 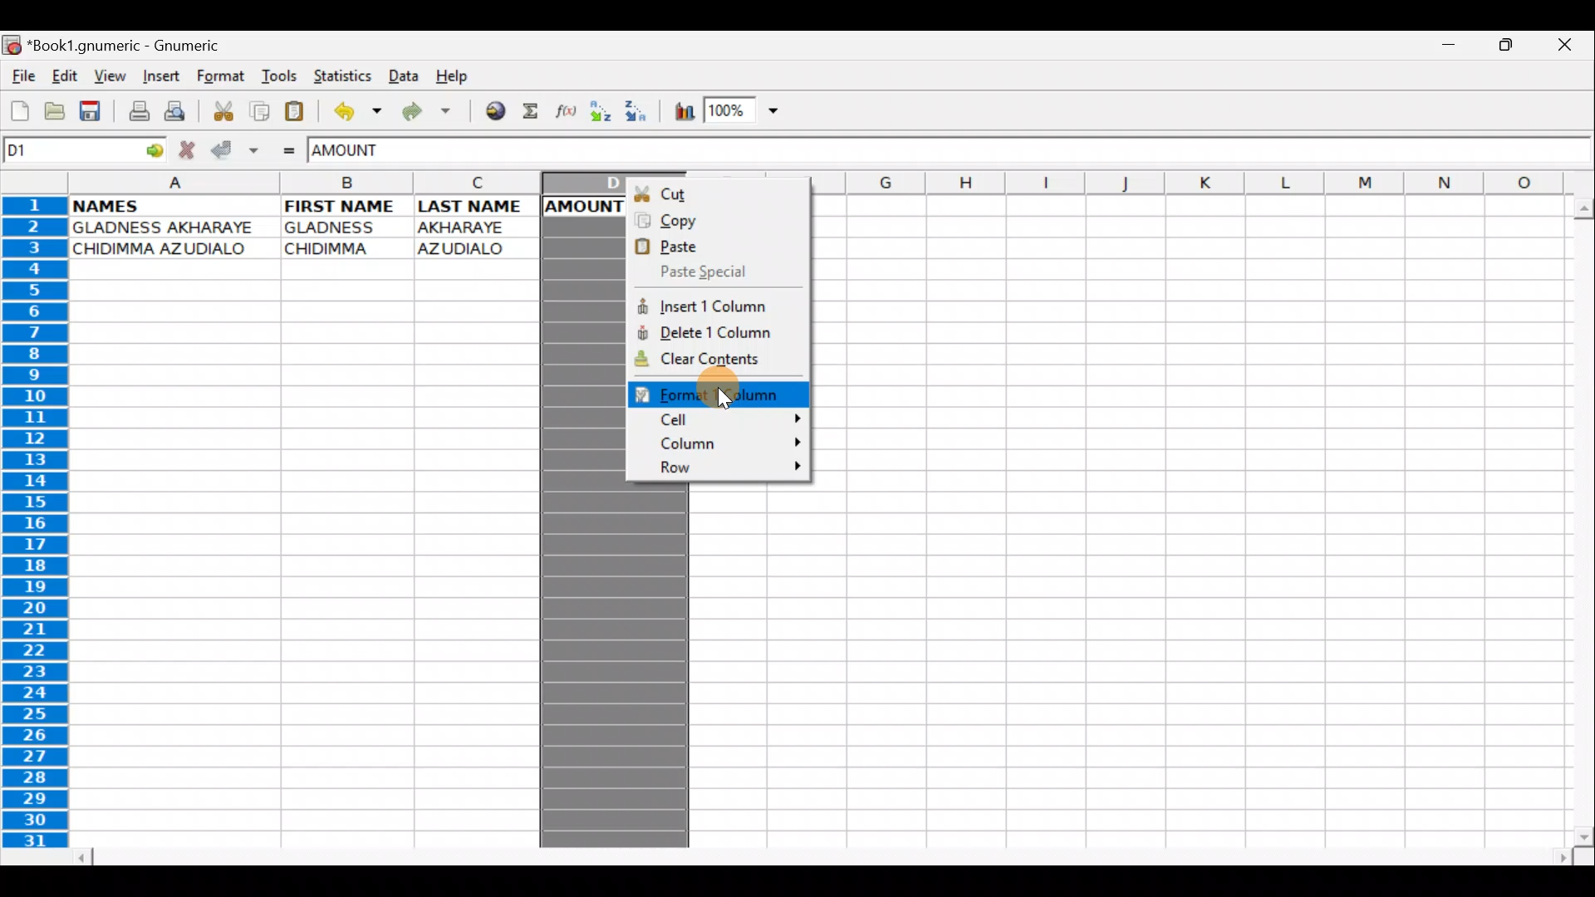 What do you see at coordinates (717, 218) in the screenshot?
I see `Copy` at bounding box center [717, 218].